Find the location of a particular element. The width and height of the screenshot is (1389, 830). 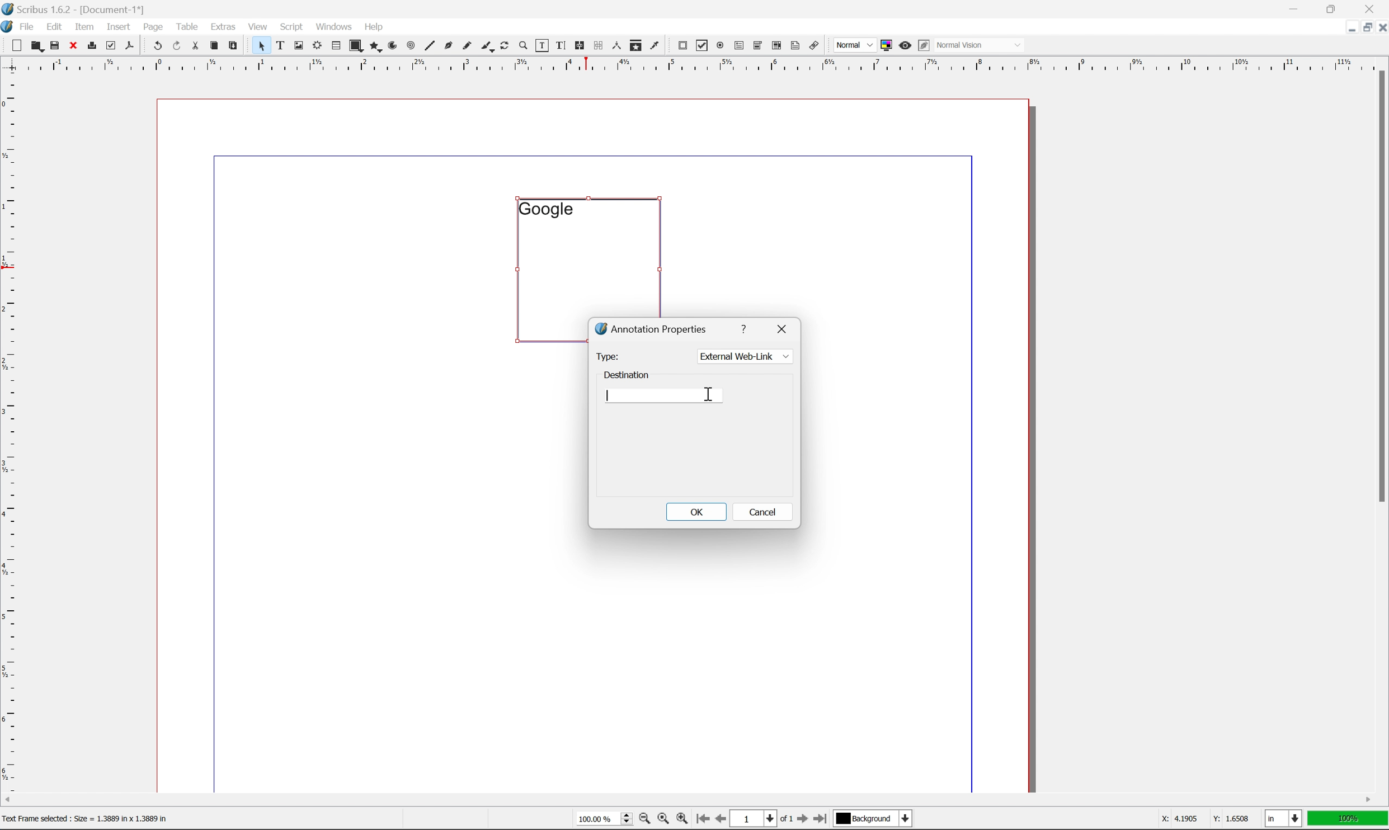

minimize is located at coordinates (1296, 8).